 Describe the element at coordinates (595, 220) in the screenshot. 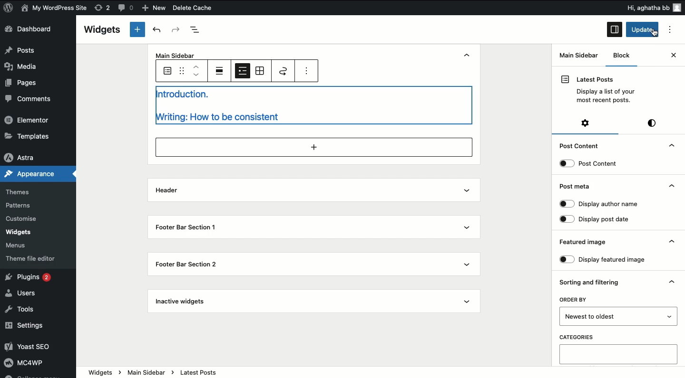

I see `Display post date` at that location.